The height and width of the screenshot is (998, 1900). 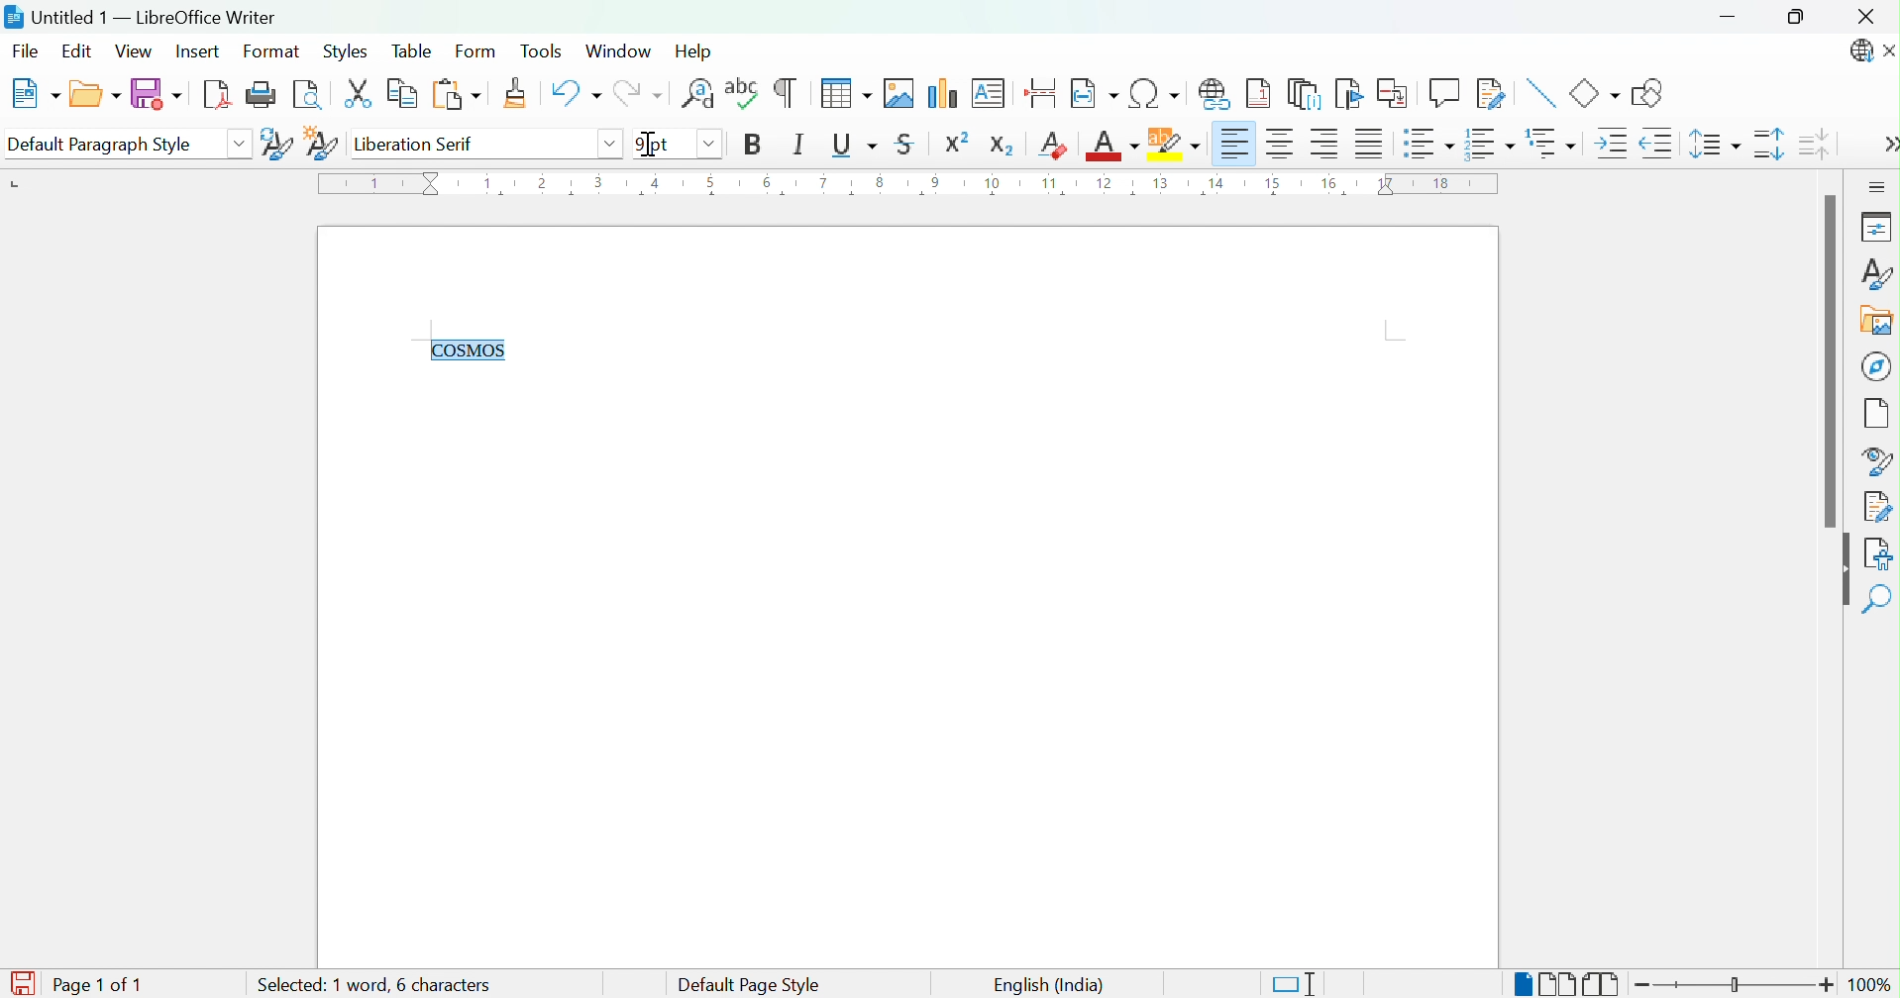 I want to click on Restore down, so click(x=1798, y=19).